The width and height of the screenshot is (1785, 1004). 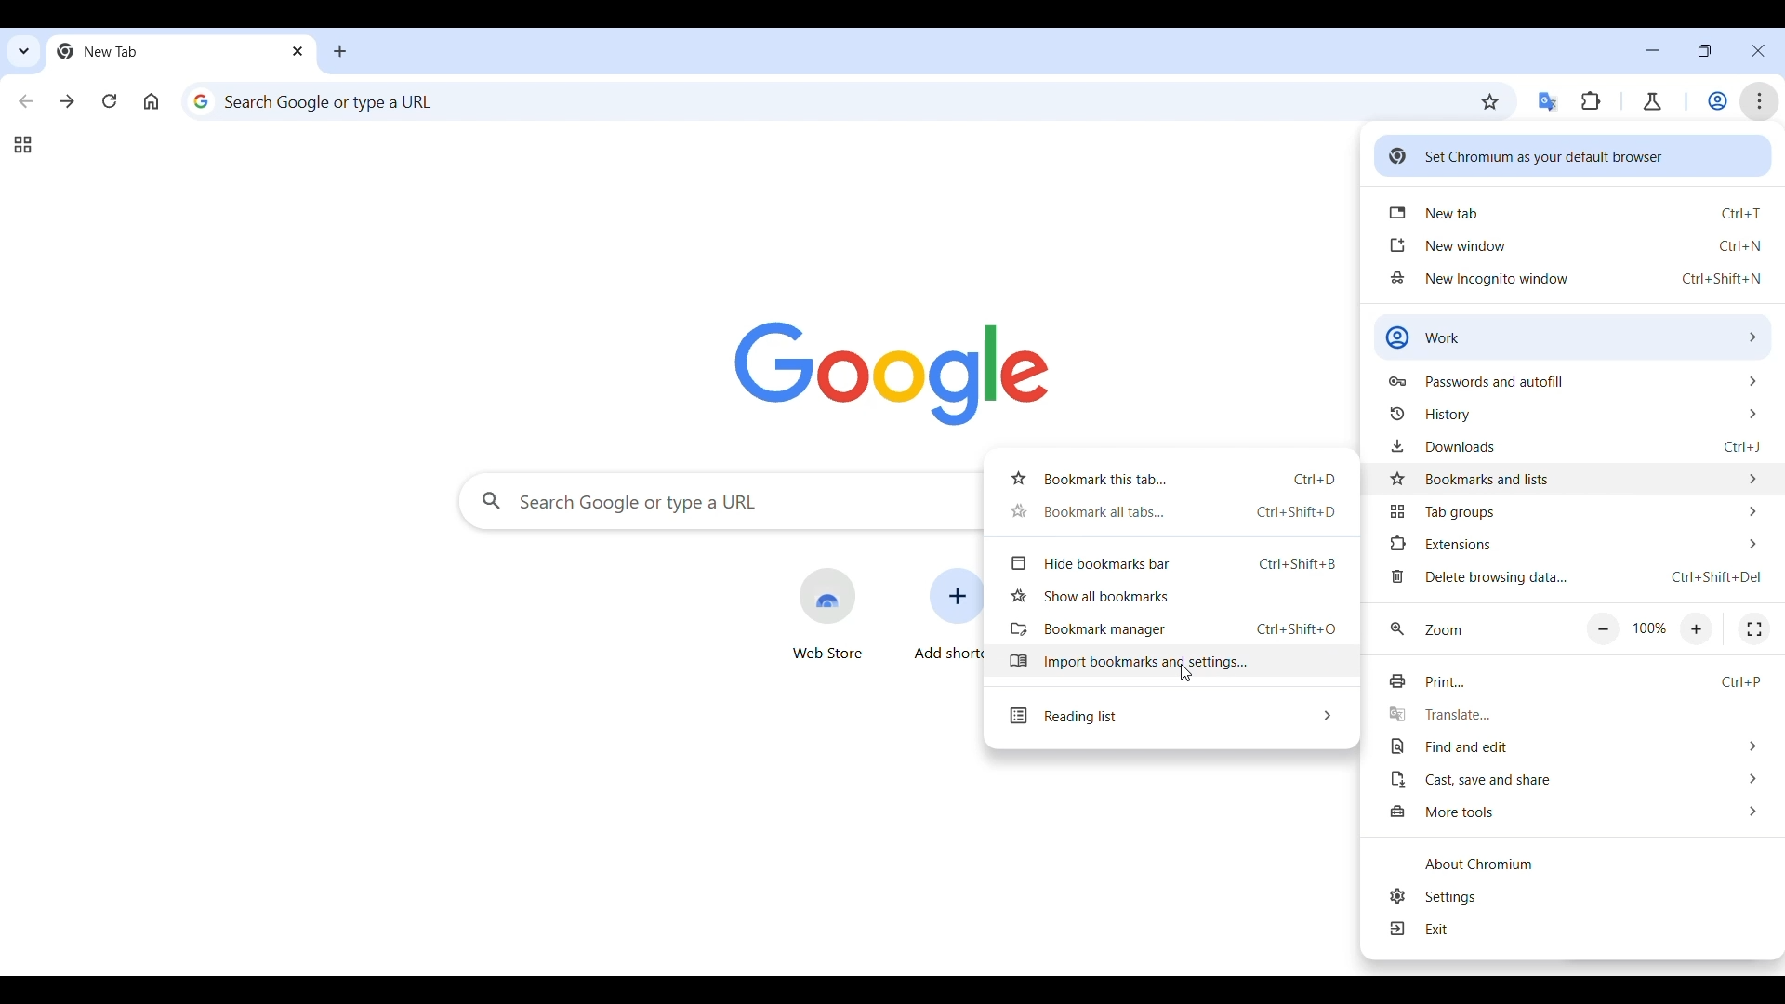 What do you see at coordinates (156, 51) in the screenshot?
I see `Current tab` at bounding box center [156, 51].